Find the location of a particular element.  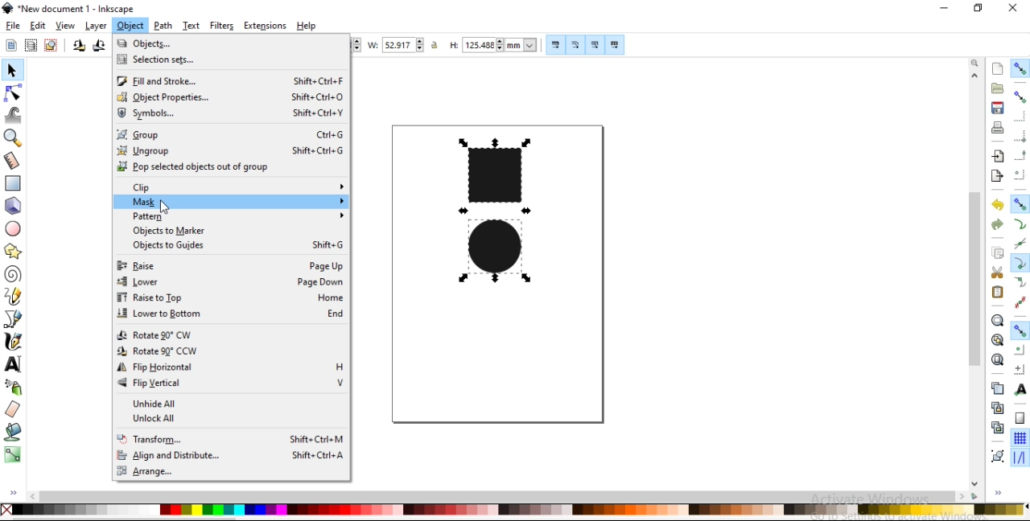

tweak objects by sculpting or painting is located at coordinates (14, 117).